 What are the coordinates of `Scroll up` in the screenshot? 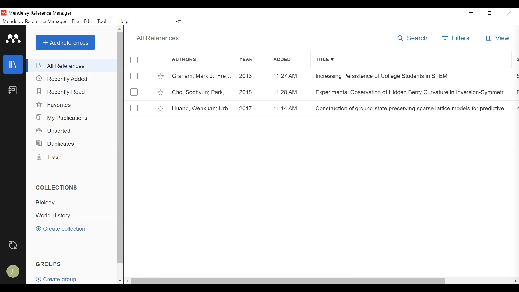 It's located at (120, 29).